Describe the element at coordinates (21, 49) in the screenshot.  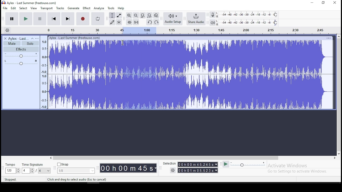
I see `effects` at that location.